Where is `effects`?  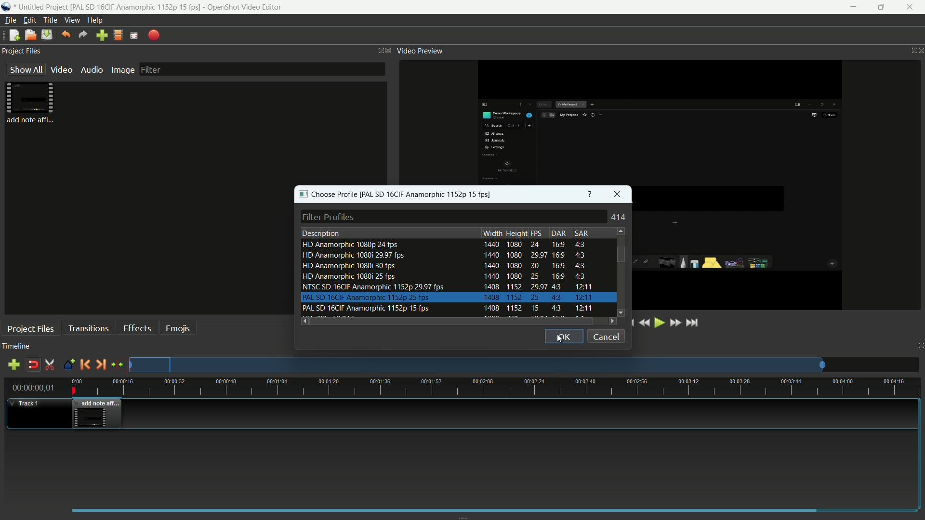 effects is located at coordinates (137, 328).